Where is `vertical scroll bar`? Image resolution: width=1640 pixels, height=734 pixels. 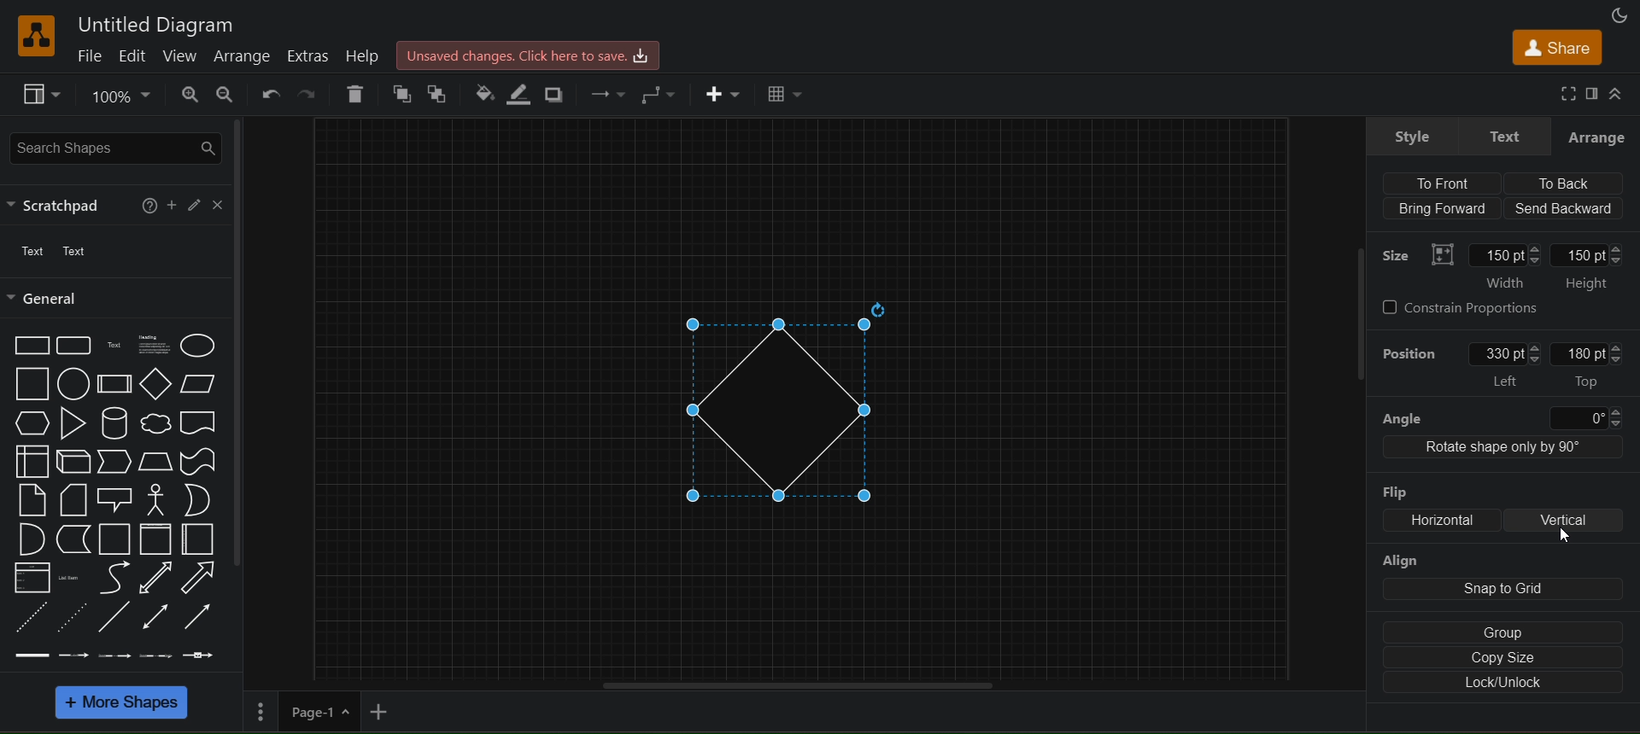
vertical scroll bar is located at coordinates (239, 342).